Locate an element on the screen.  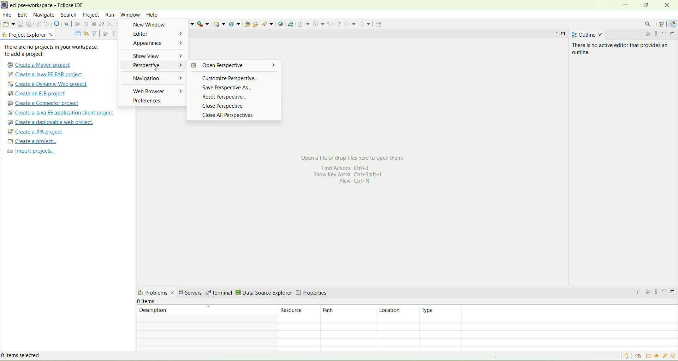
open perspective is located at coordinates (233, 66).